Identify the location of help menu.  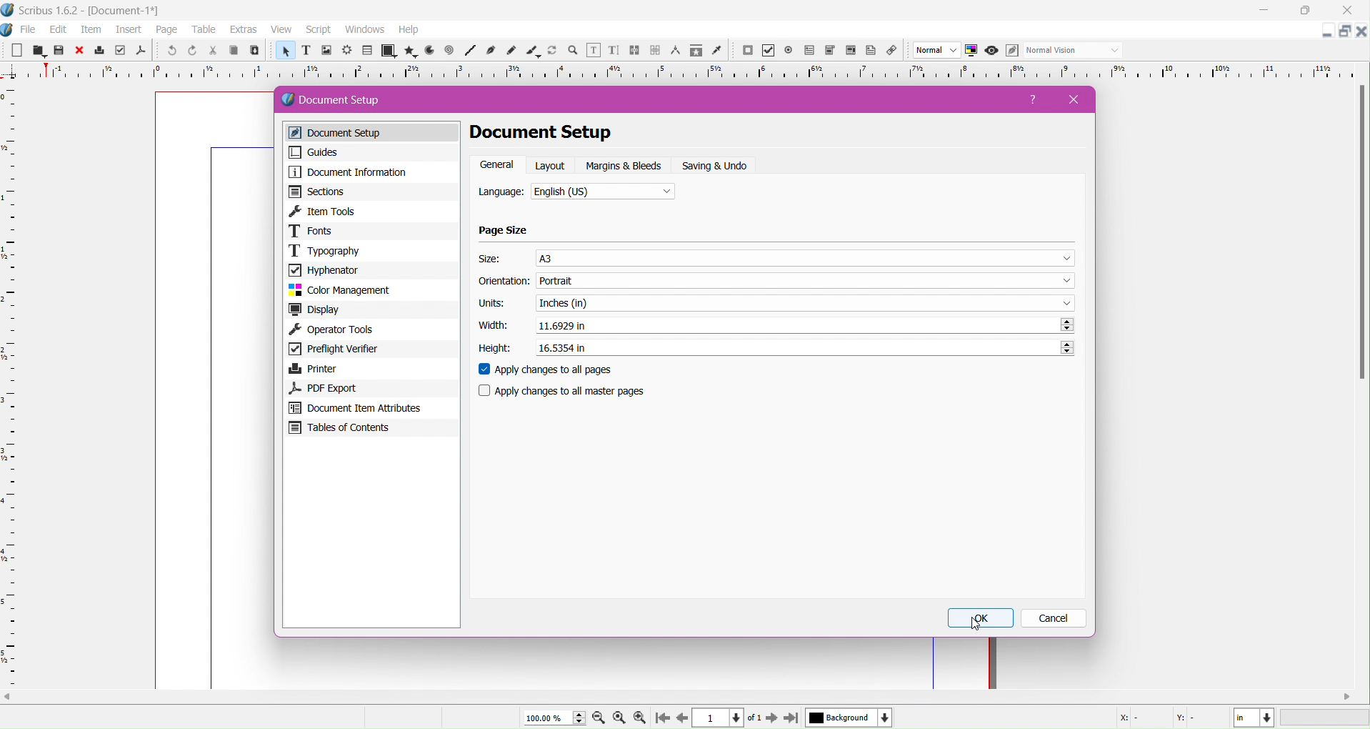
(409, 30).